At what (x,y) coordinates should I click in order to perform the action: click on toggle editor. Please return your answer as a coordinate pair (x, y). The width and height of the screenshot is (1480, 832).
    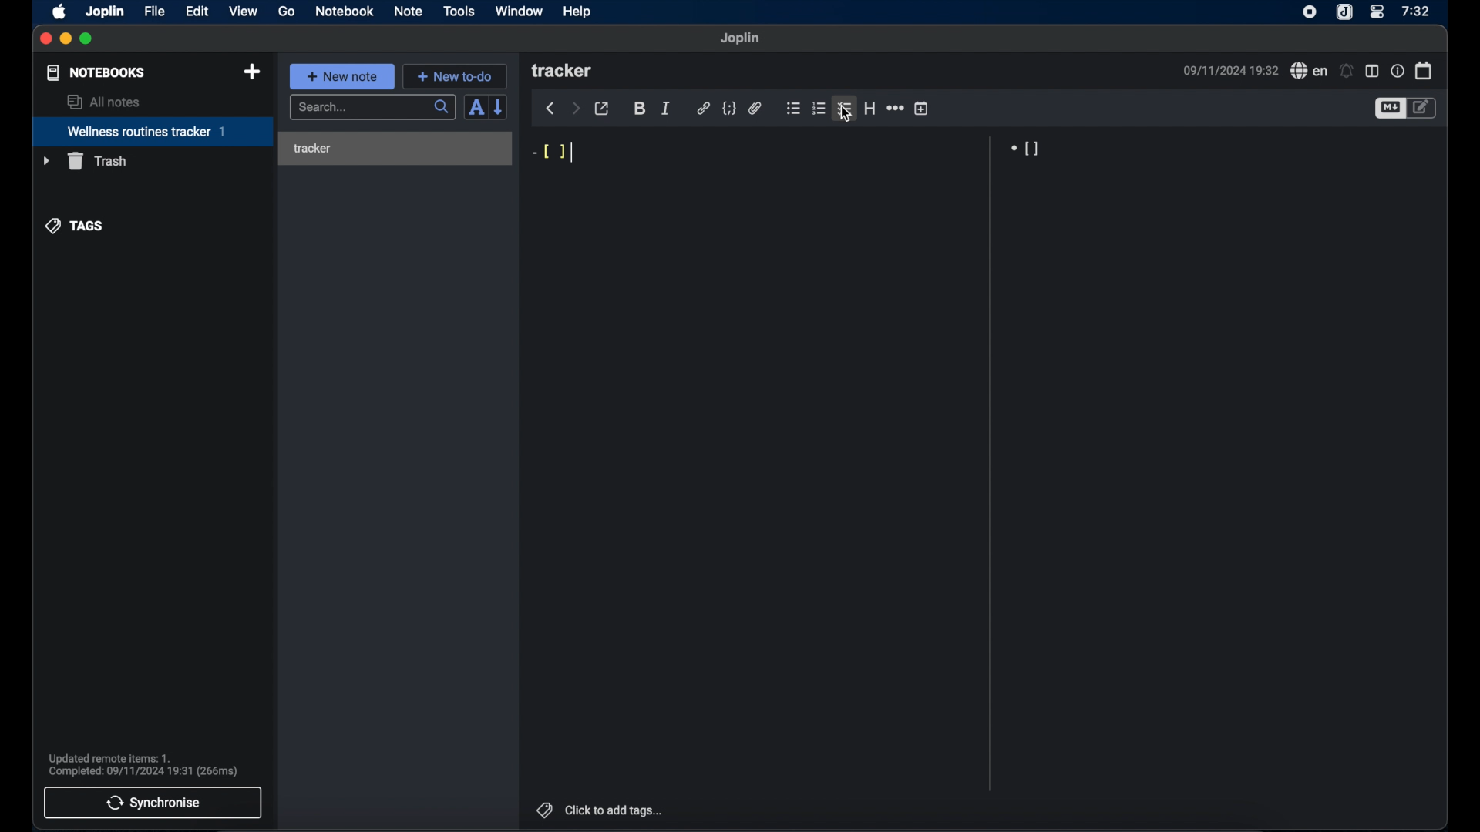
    Looking at the image, I should click on (1389, 108).